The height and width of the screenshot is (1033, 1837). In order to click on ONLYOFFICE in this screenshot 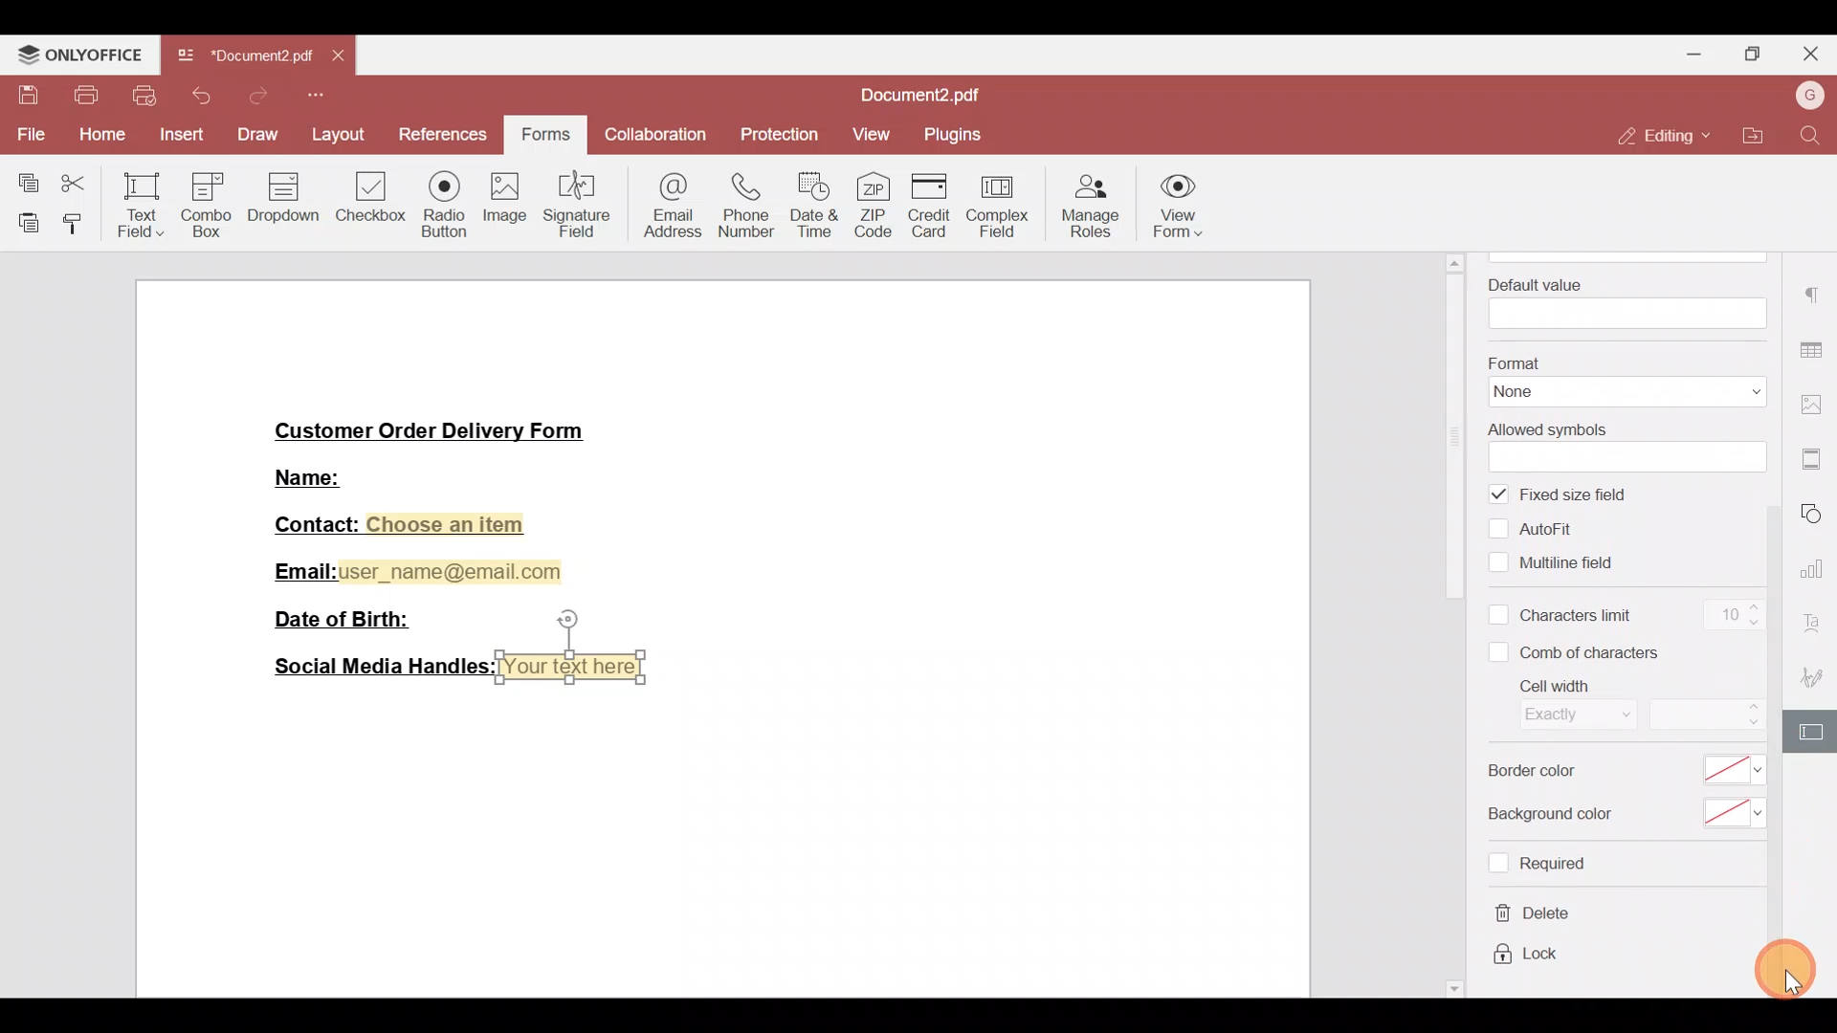, I will do `click(80, 54)`.